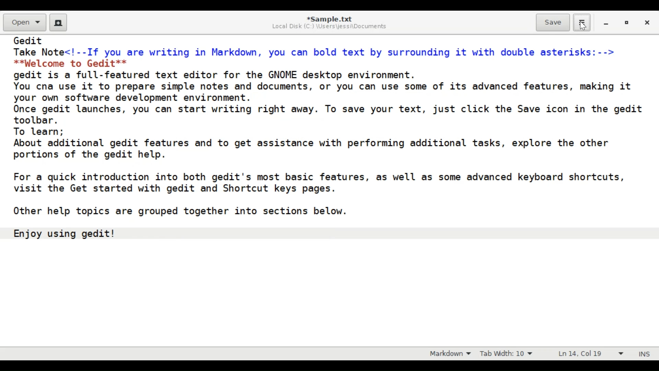 The width and height of the screenshot is (659, 371). What do you see at coordinates (648, 23) in the screenshot?
I see `Close` at bounding box center [648, 23].